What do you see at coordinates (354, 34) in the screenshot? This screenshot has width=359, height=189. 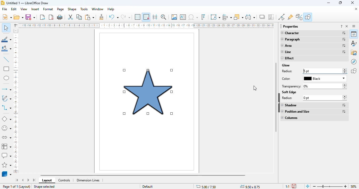 I see `properties` at bounding box center [354, 34].